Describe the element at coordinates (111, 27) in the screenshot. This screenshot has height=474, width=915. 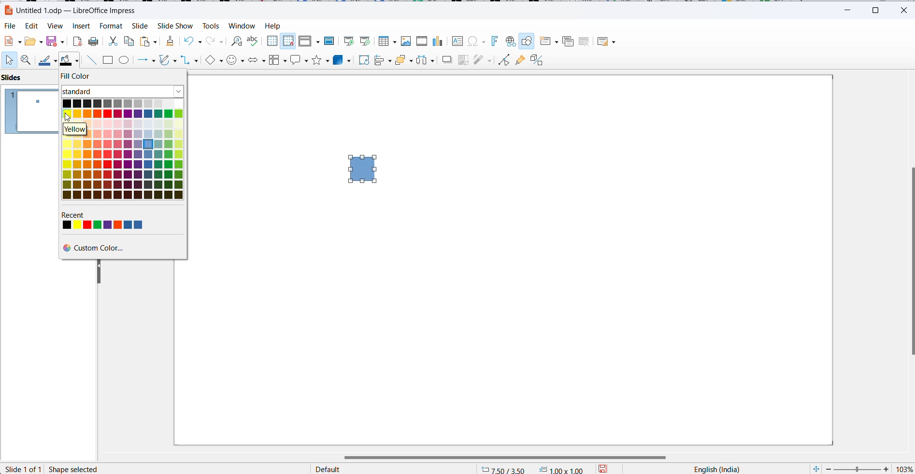
I see `Format` at that location.